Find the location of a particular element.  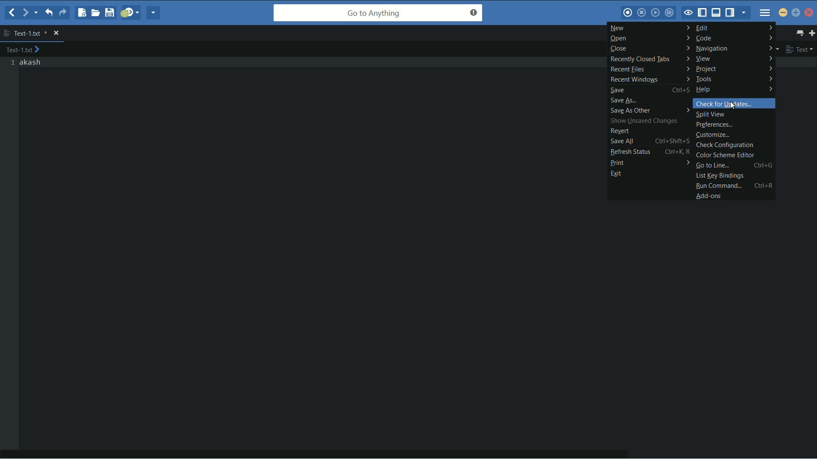

edit is located at coordinates (734, 28).